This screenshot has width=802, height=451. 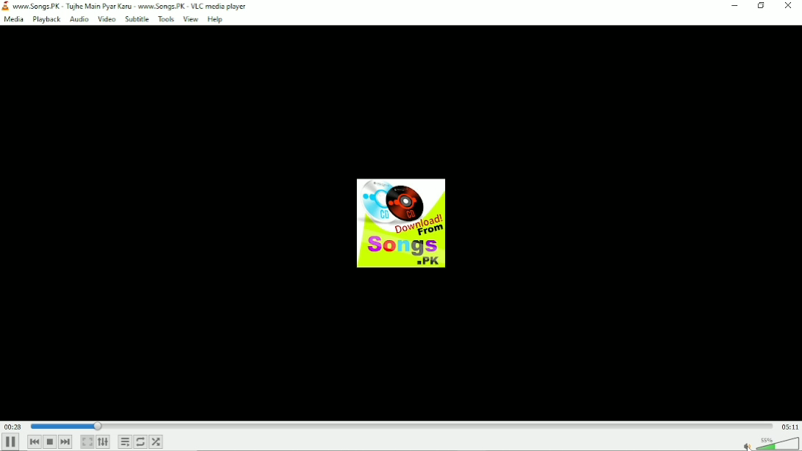 I want to click on Audio track image, so click(x=402, y=223).